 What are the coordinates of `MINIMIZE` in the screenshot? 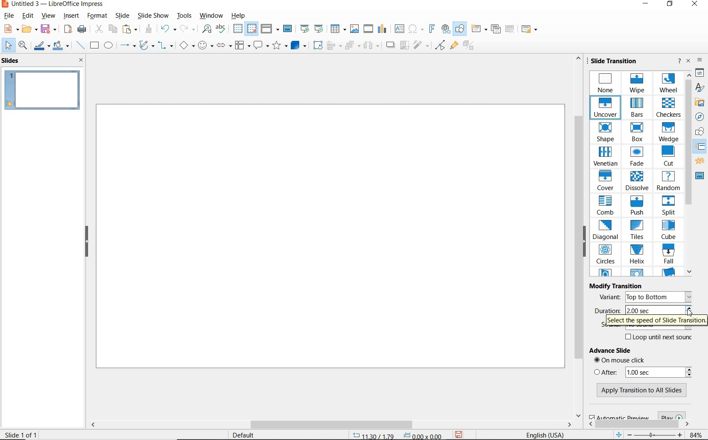 It's located at (645, 4).